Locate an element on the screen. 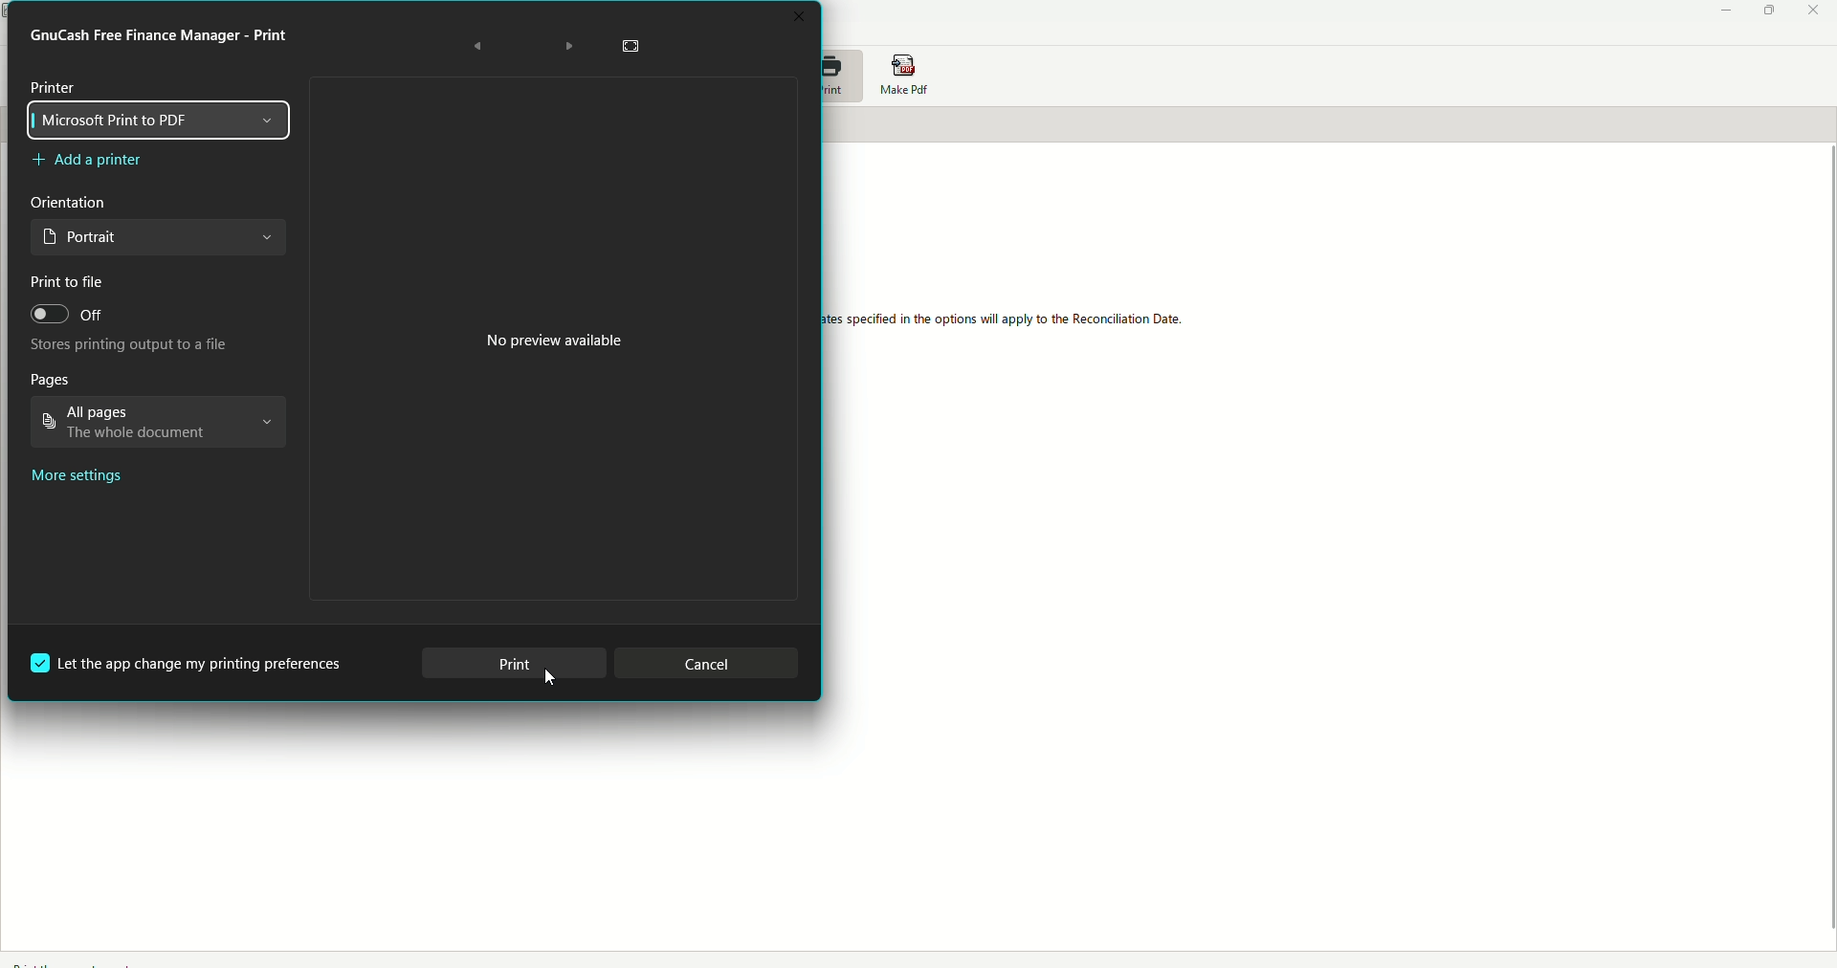  Close is located at coordinates (1812, 11).